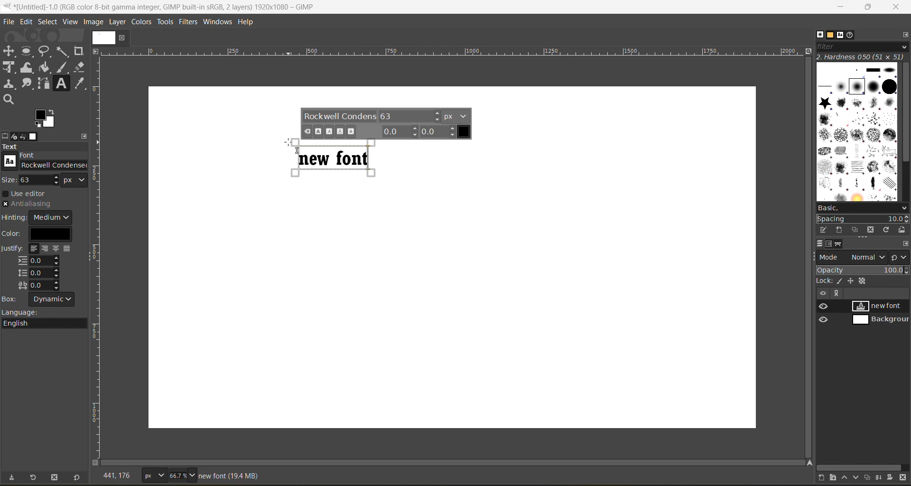  Describe the element at coordinates (121, 476) in the screenshot. I see `coordinates` at that location.